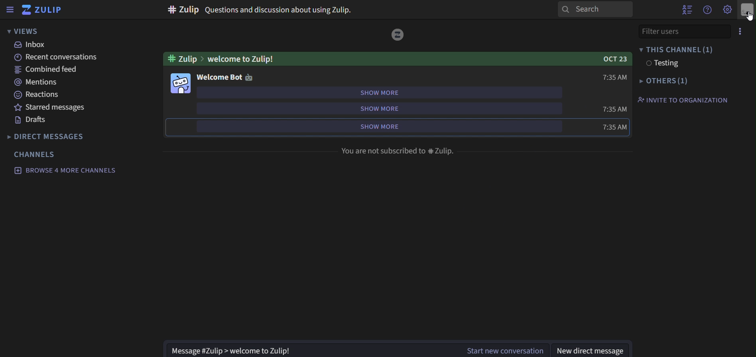 Image resolution: width=756 pixels, height=357 pixels. I want to click on browse 4 more channels, so click(65, 171).